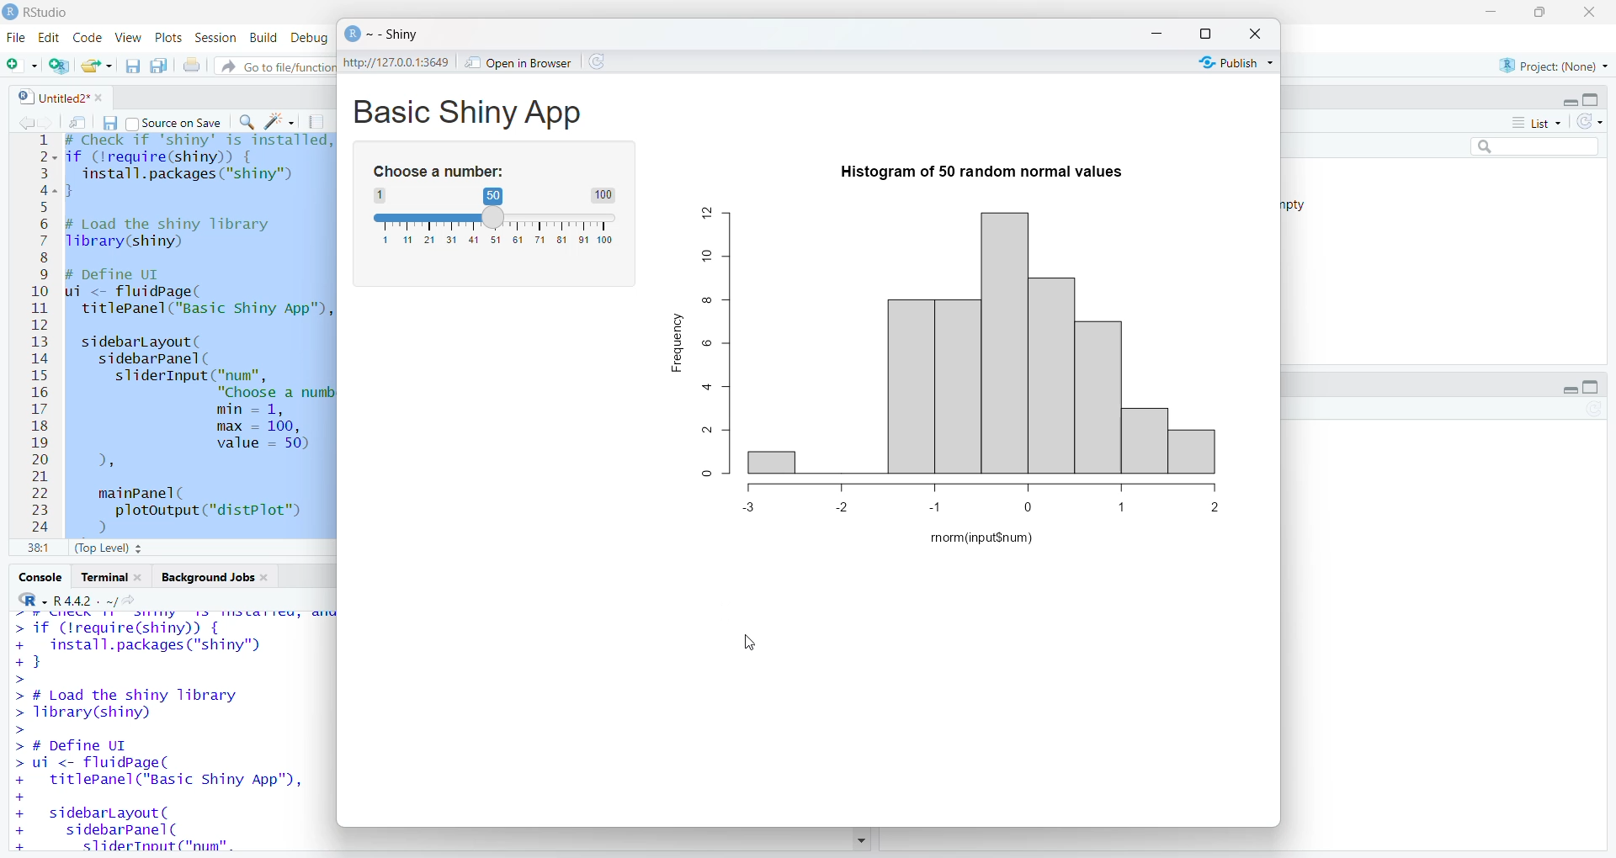 The height and width of the screenshot is (858, 1616). Describe the element at coordinates (594, 61) in the screenshot. I see `refresh` at that location.